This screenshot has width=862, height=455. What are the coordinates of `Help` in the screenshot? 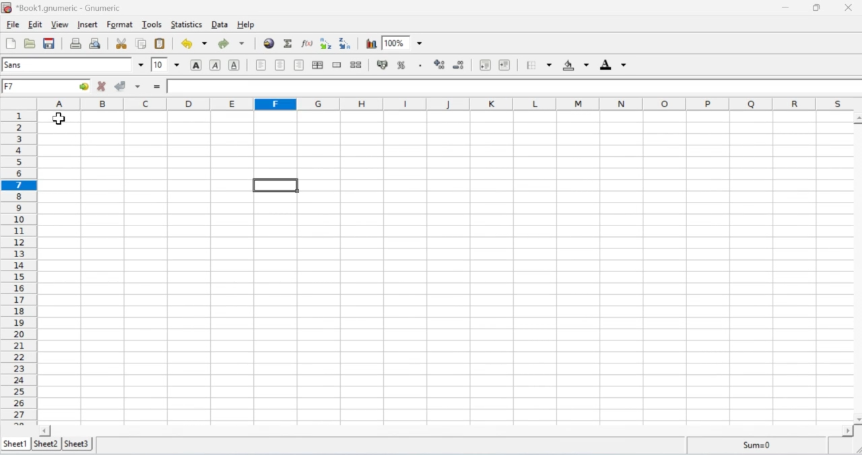 It's located at (246, 24).